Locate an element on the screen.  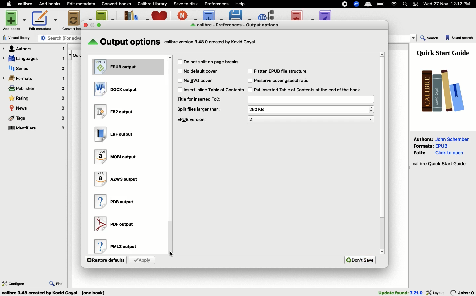
Start guide is located at coordinates (439, 164).